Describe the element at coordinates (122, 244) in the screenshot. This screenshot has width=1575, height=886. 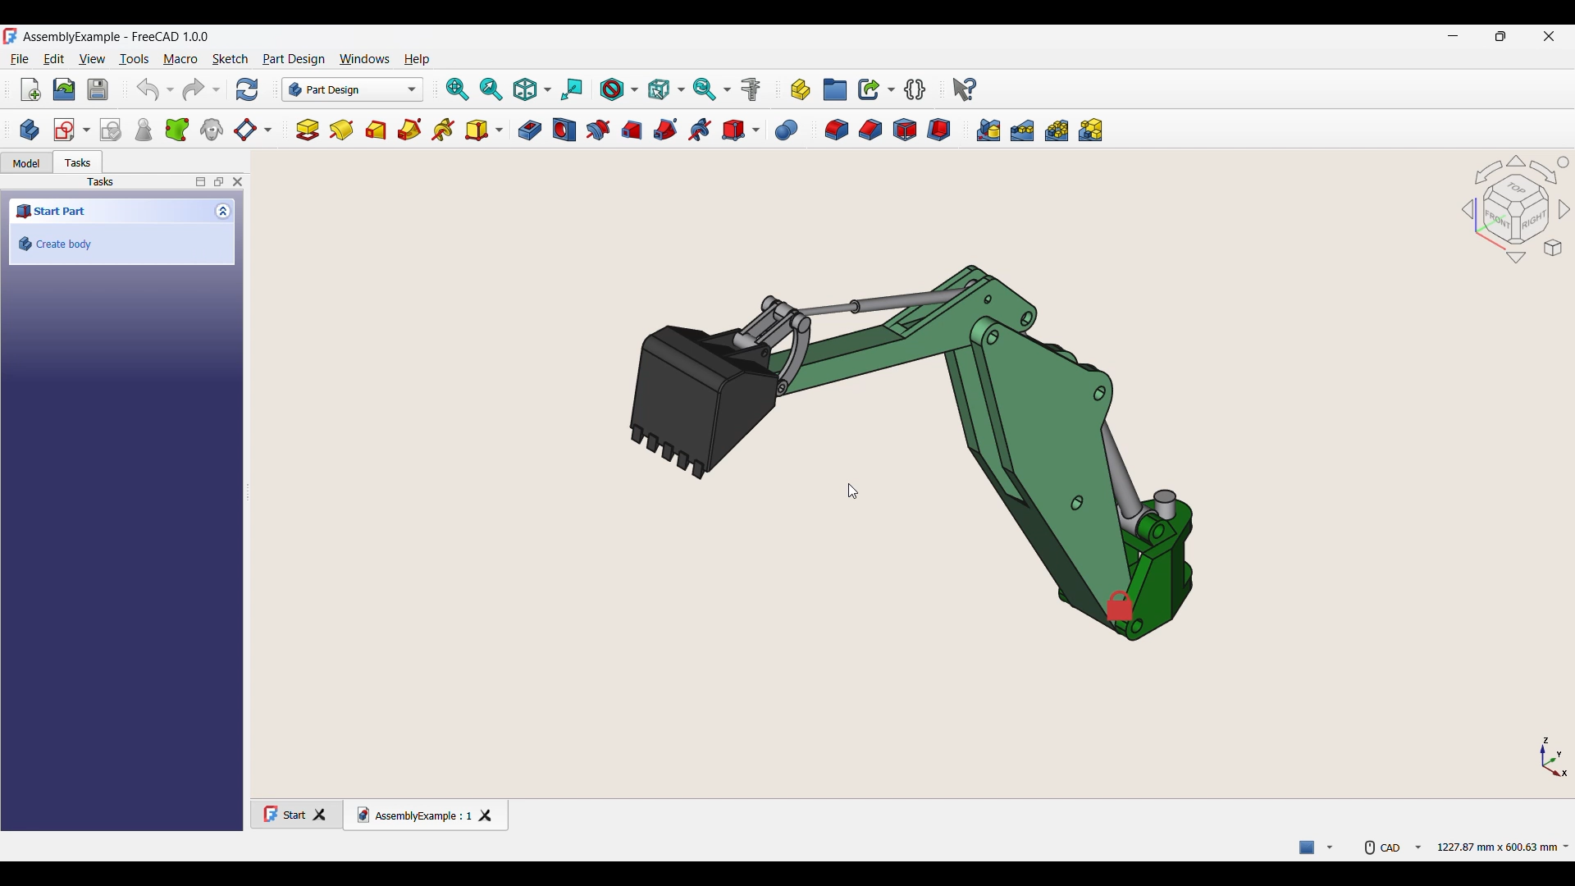
I see `Create body` at that location.